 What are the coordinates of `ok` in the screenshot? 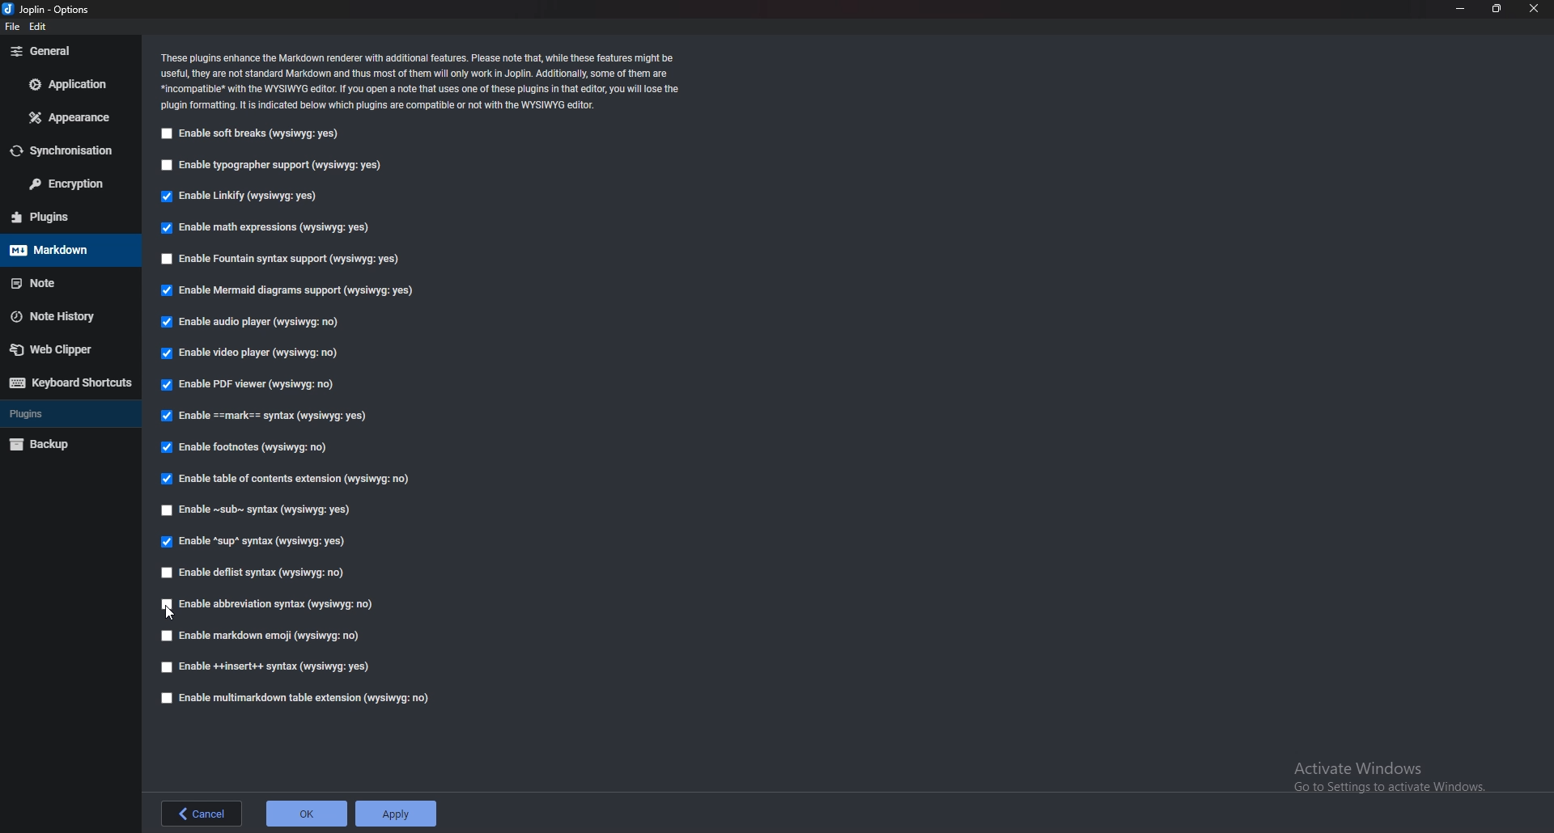 It's located at (304, 811).